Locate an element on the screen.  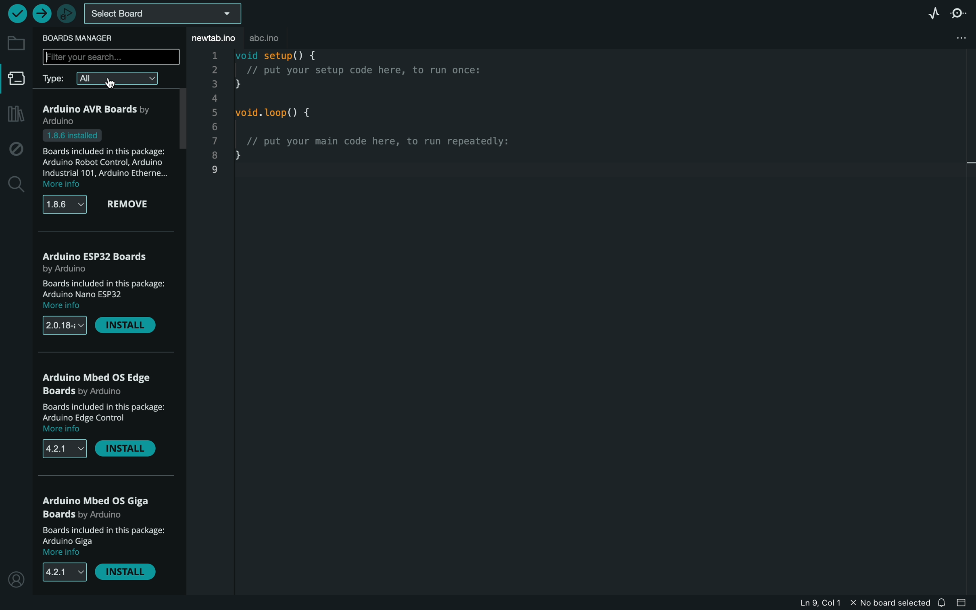
search bar is located at coordinates (110, 56).